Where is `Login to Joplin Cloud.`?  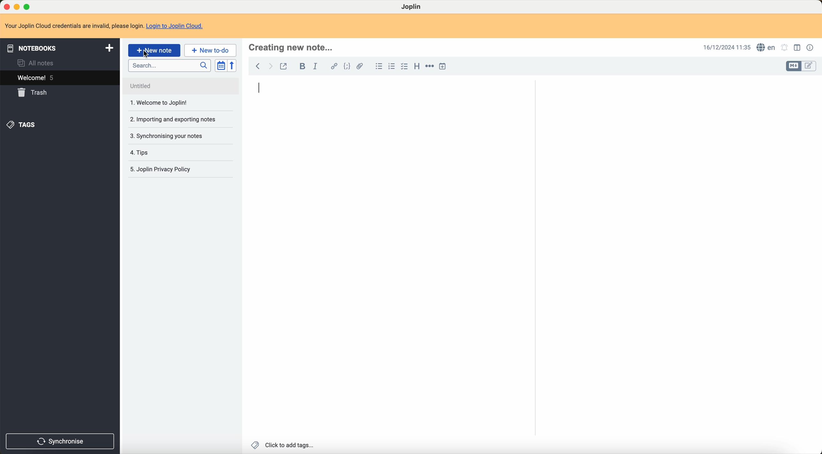 Login to Joplin Cloud. is located at coordinates (178, 26).